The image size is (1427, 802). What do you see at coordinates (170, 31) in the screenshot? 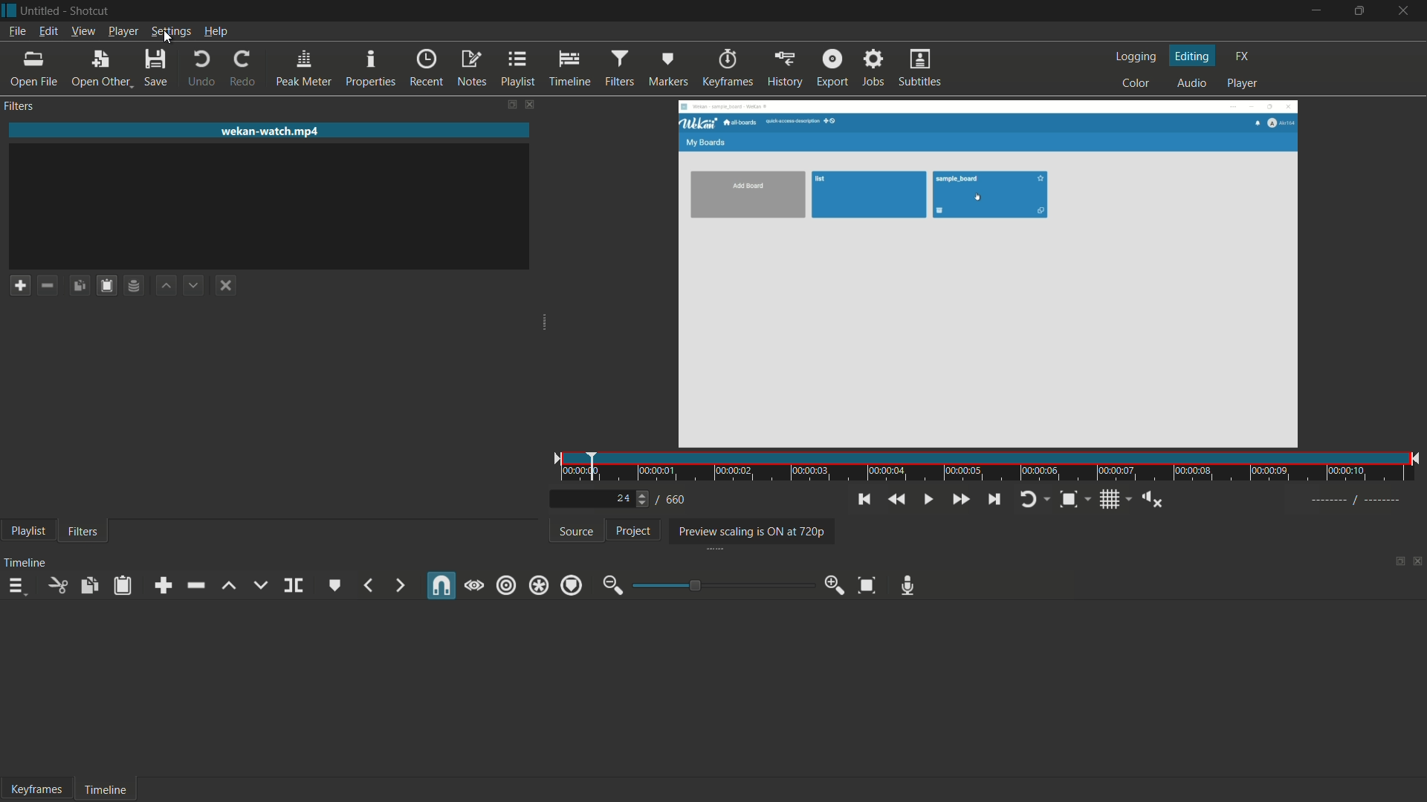
I see `settings menu` at bounding box center [170, 31].